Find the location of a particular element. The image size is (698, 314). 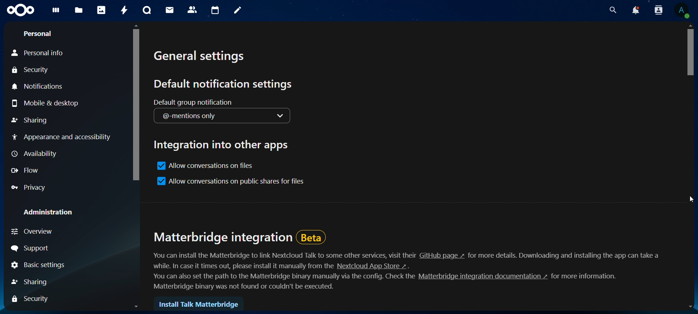

view profile is located at coordinates (683, 11).